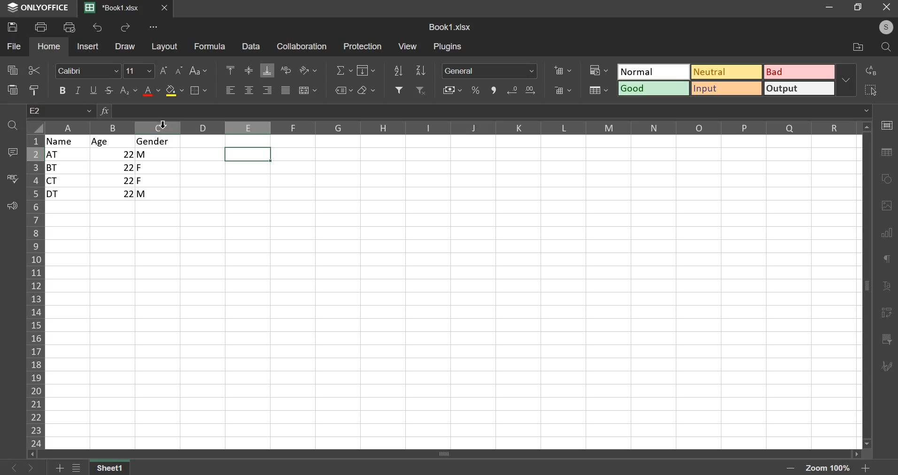  What do you see at coordinates (174, 91) in the screenshot?
I see `background` at bounding box center [174, 91].